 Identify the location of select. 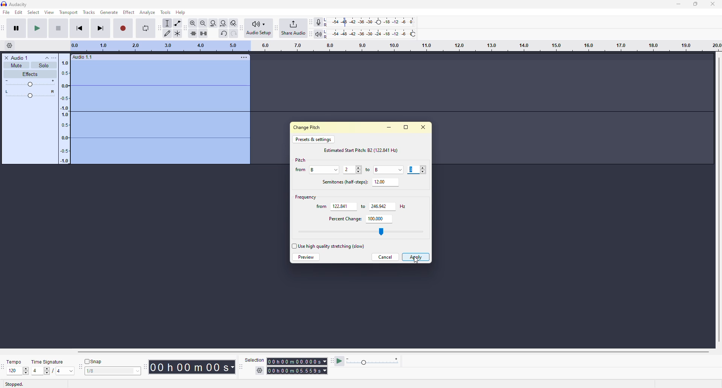
(293, 247).